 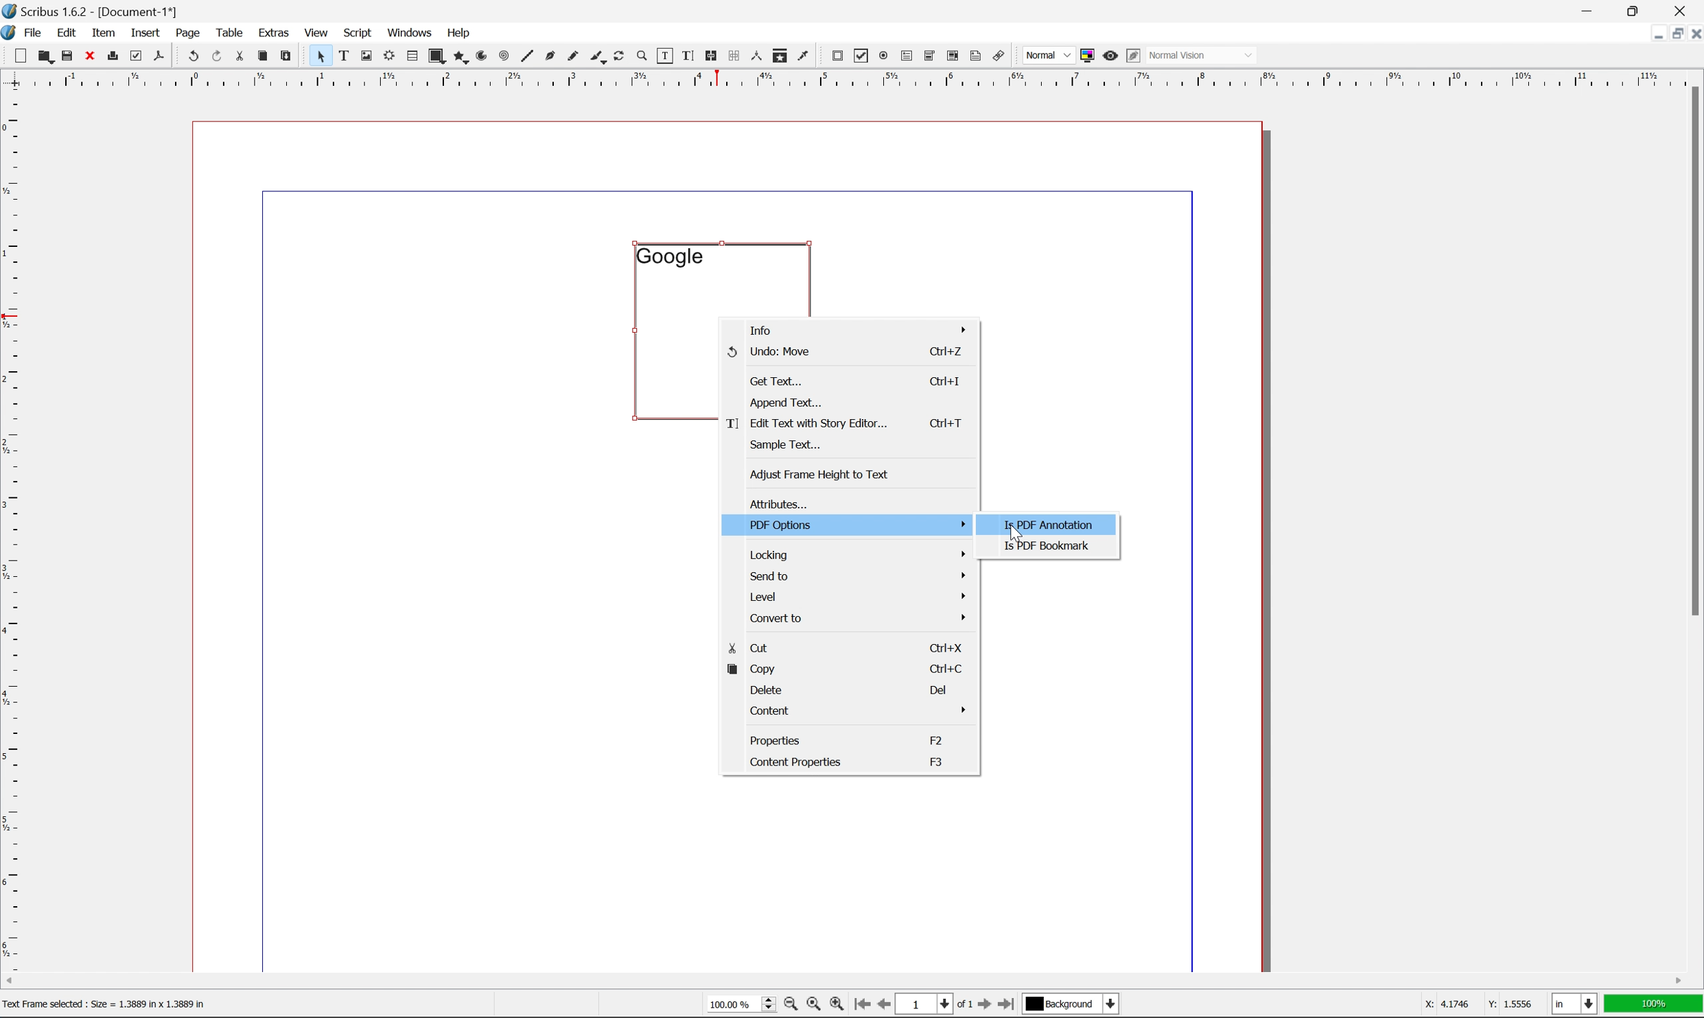 I want to click on image frame, so click(x=366, y=57).